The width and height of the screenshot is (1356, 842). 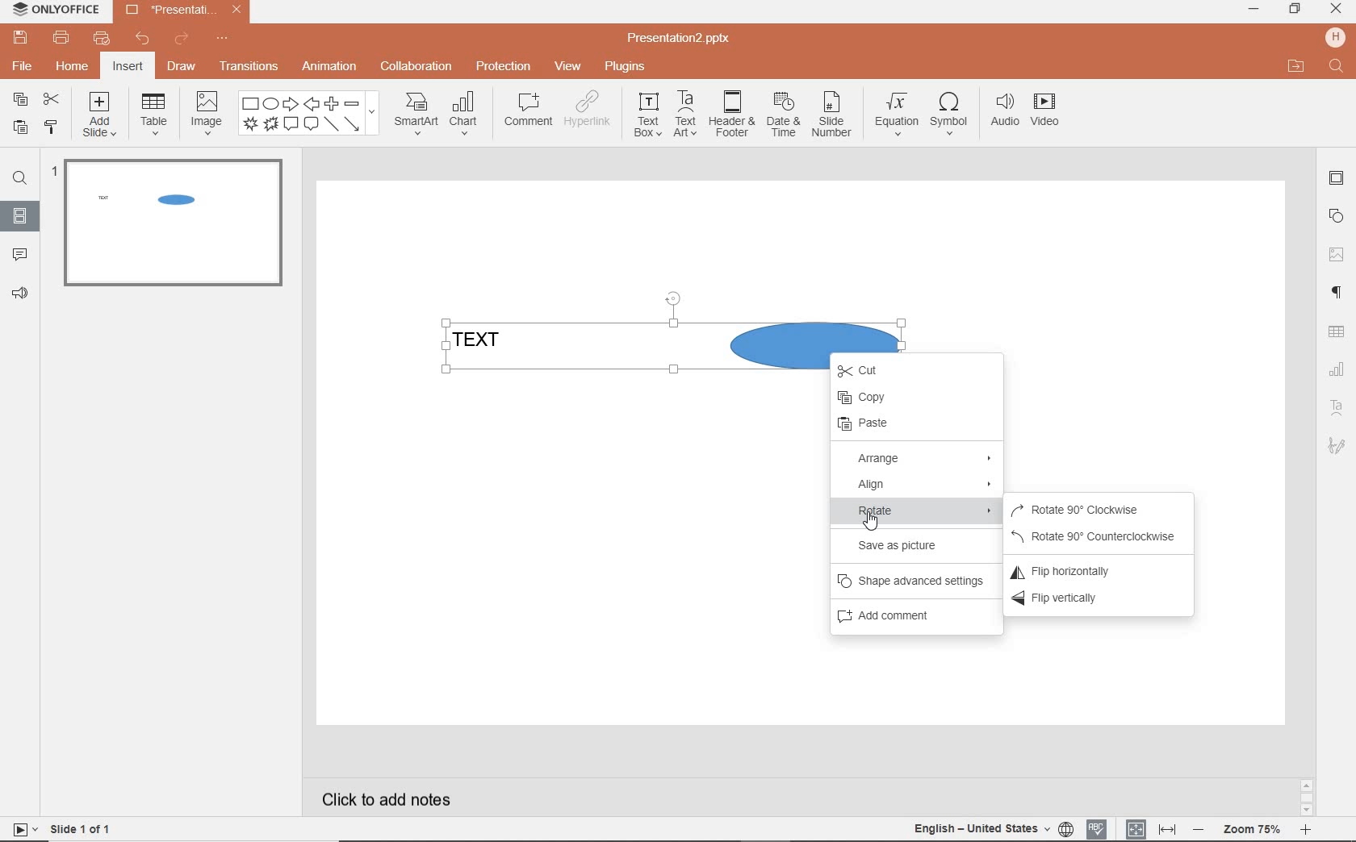 I want to click on shape, so click(x=309, y=115).